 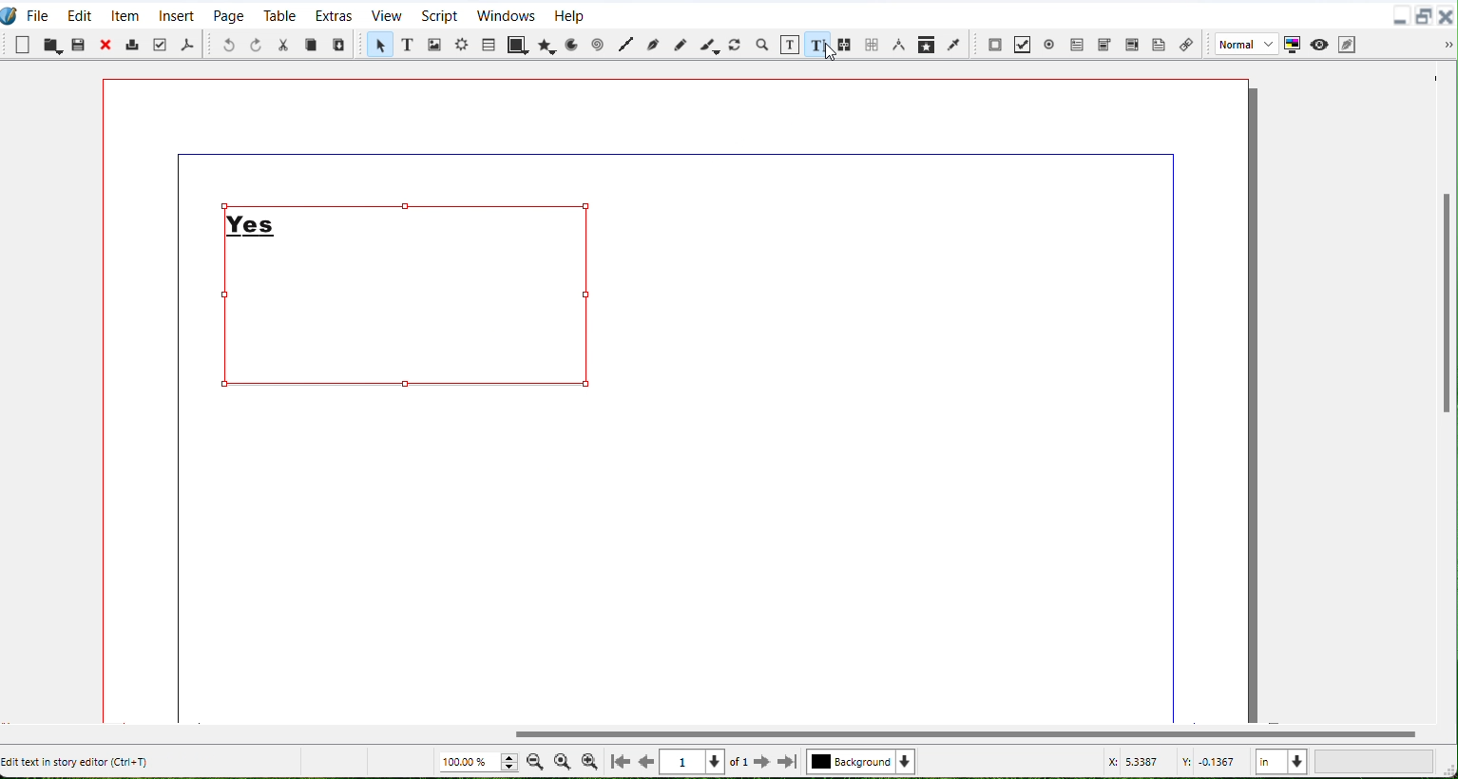 I want to click on Script, so click(x=440, y=14).